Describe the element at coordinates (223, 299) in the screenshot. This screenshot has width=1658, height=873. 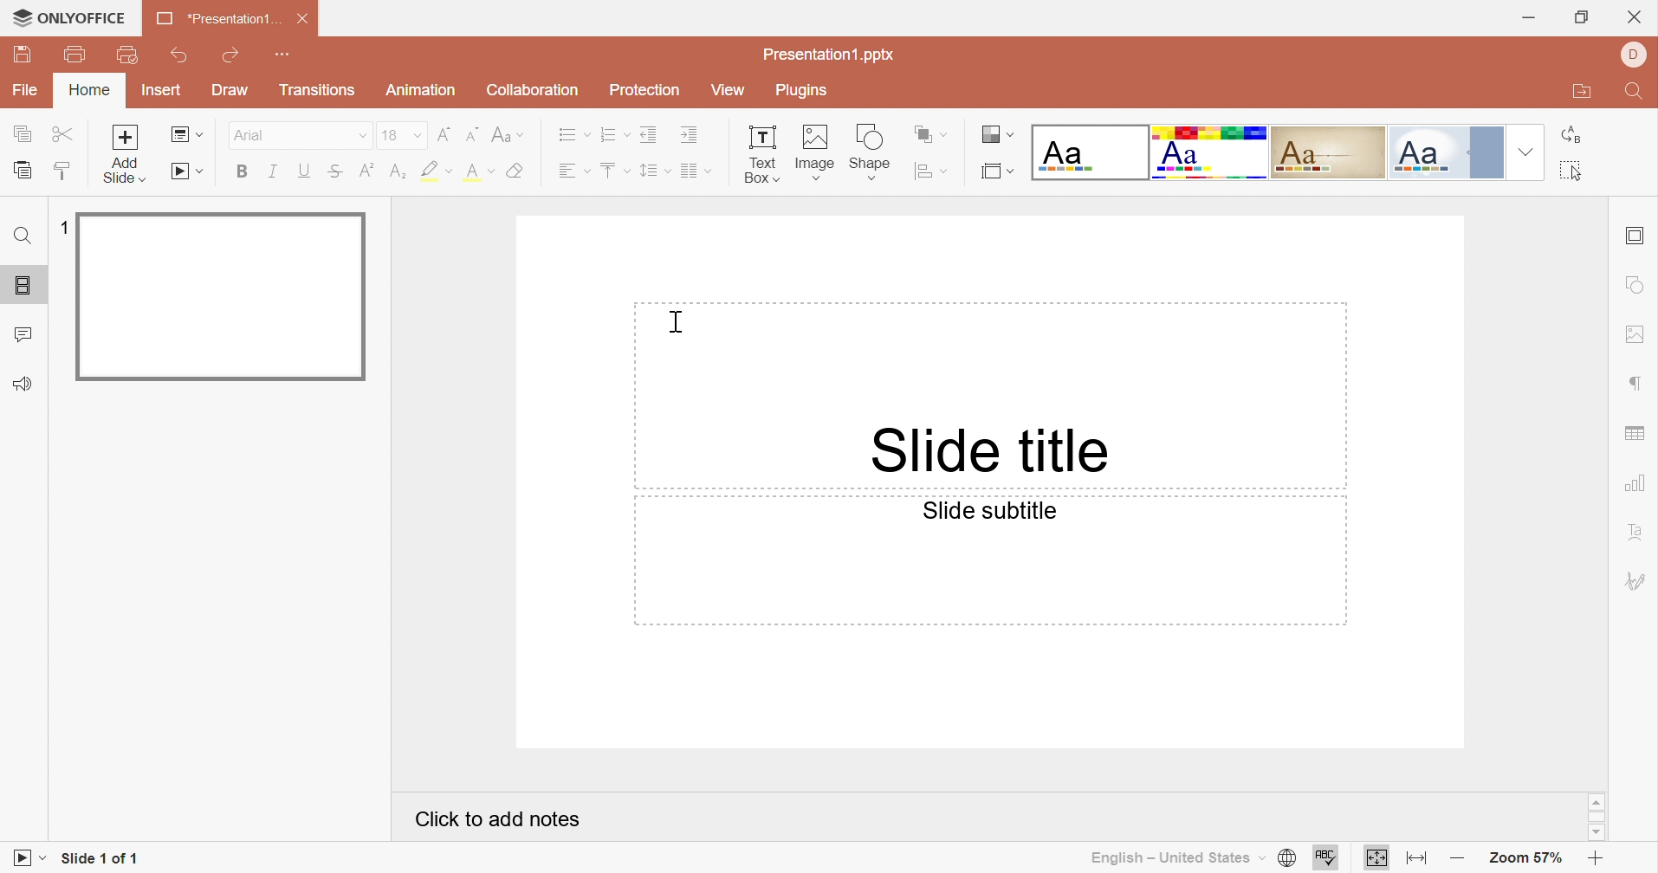
I see `Slide` at that location.